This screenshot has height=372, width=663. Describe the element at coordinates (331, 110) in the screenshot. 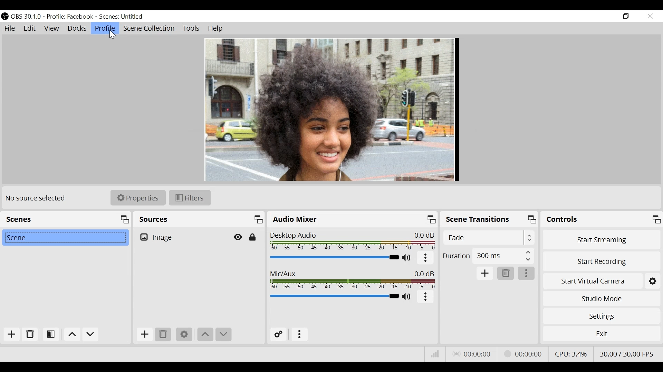

I see `Preview` at that location.